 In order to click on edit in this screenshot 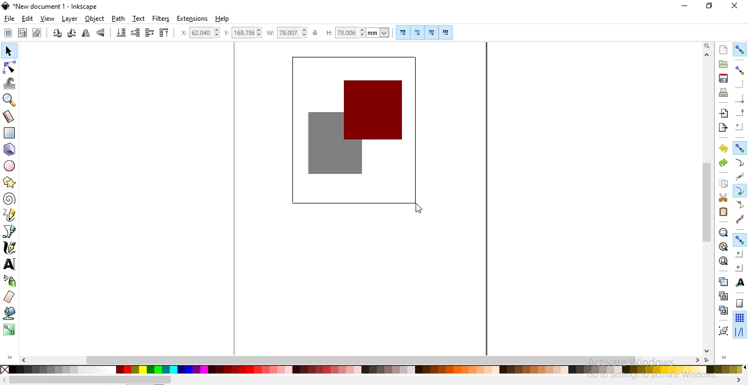, I will do `click(27, 19)`.